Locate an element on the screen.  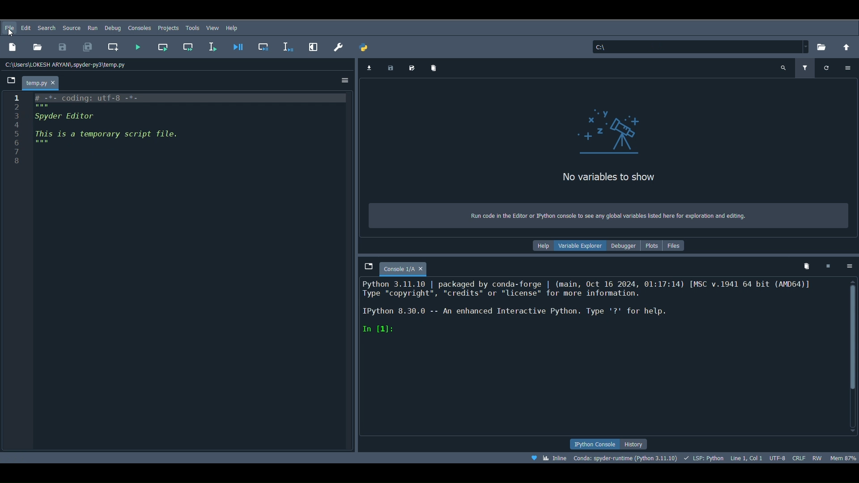
New file ( Ctrl + N) is located at coordinates (13, 46).